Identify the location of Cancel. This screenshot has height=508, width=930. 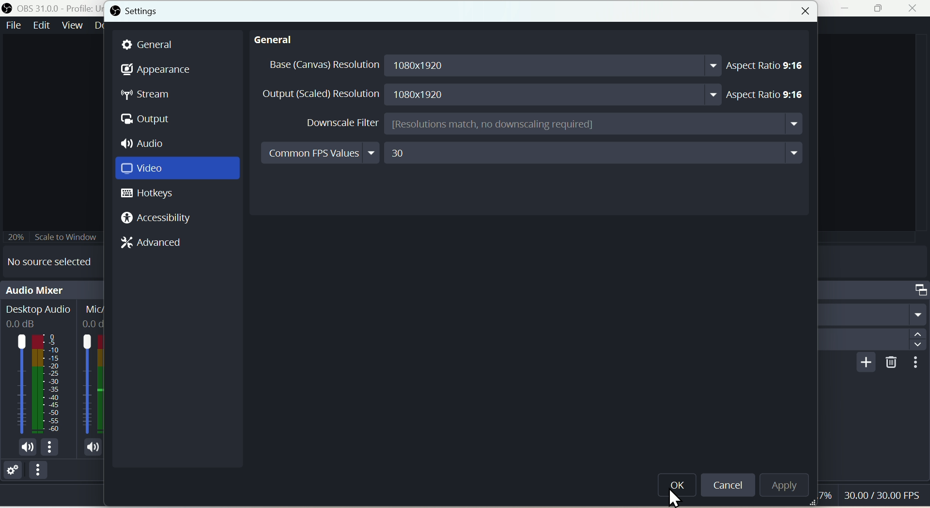
(728, 485).